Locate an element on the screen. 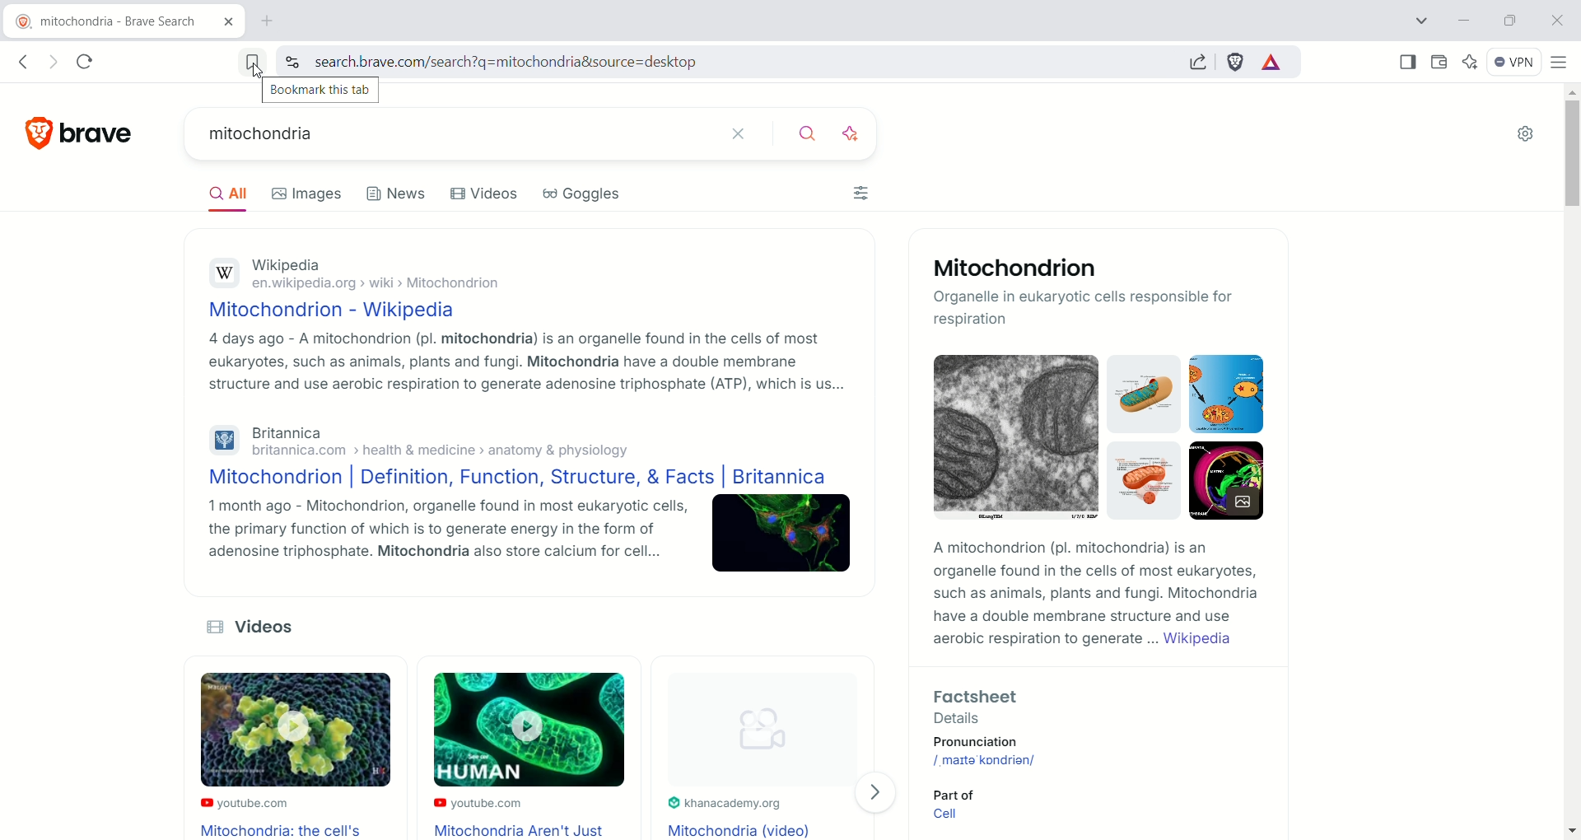 The image size is (1581, 840).  search.brave.com/search?q=mitochondria&source=desktop is located at coordinates (501, 62).